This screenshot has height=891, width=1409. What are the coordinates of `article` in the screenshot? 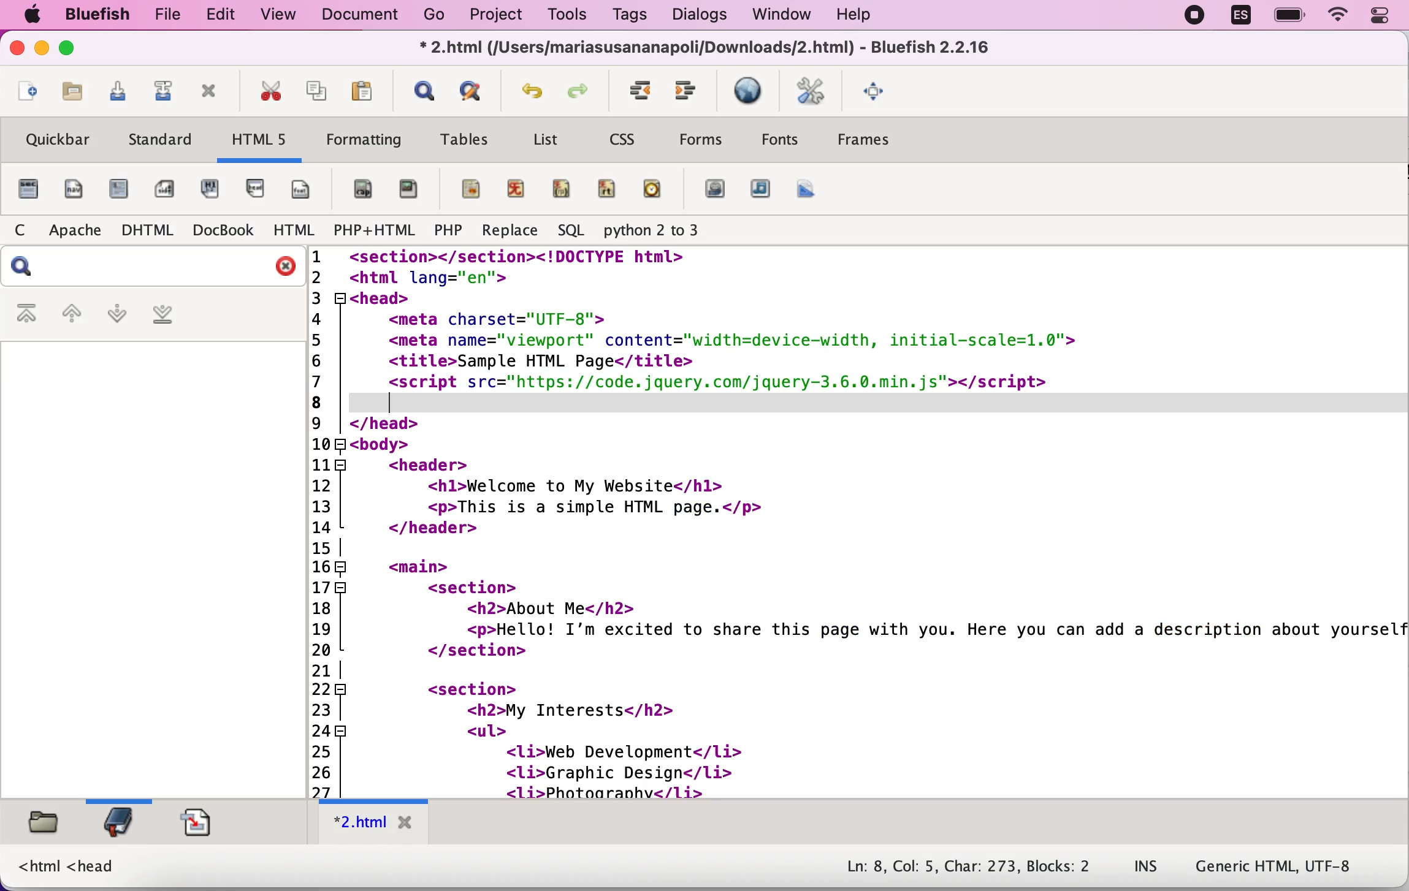 It's located at (121, 191).